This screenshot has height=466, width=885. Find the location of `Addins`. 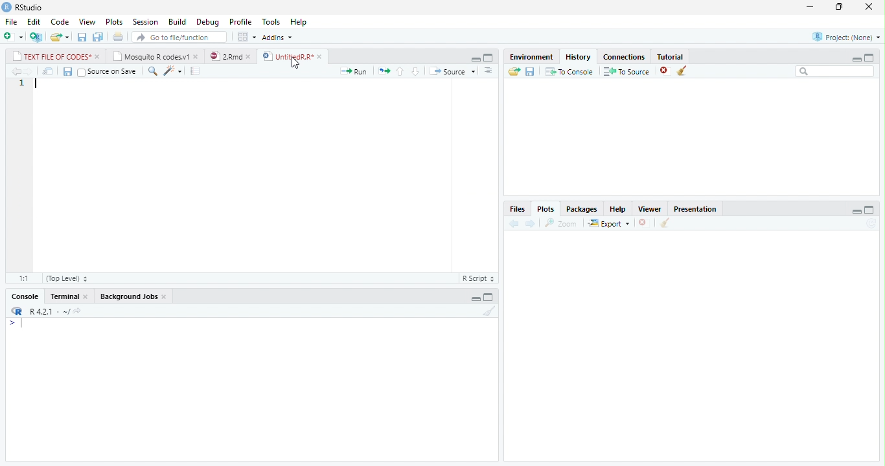

Addins is located at coordinates (277, 38).